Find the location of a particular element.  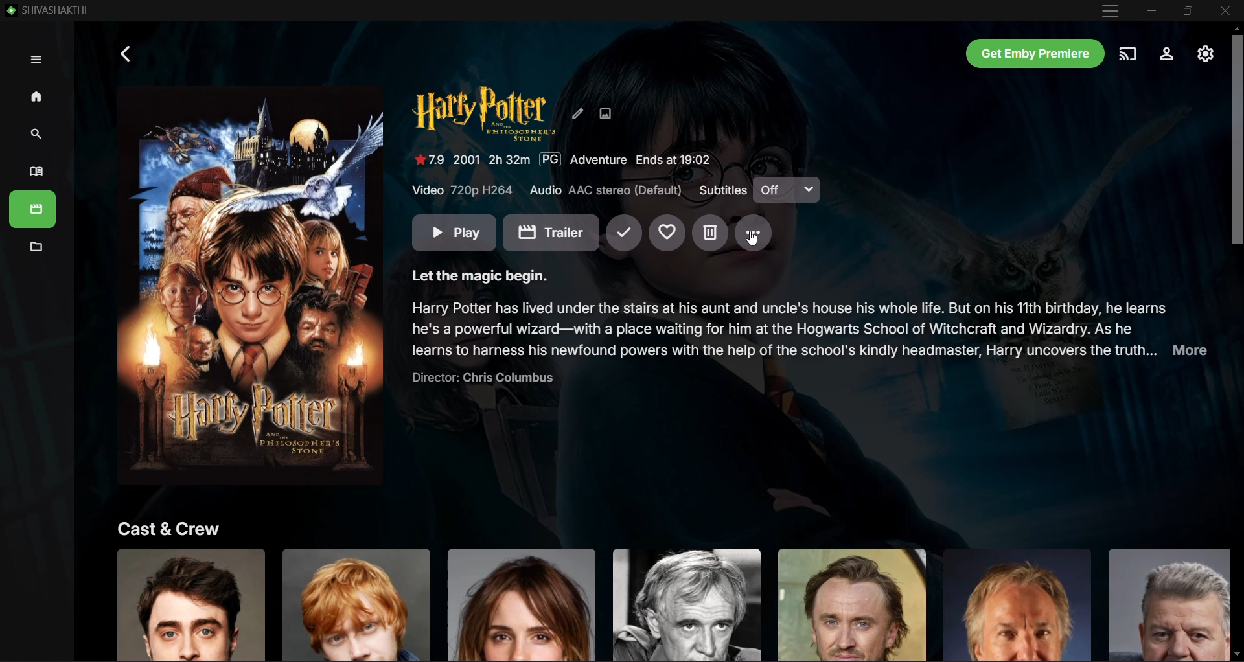

Restore Down is located at coordinates (1188, 11).